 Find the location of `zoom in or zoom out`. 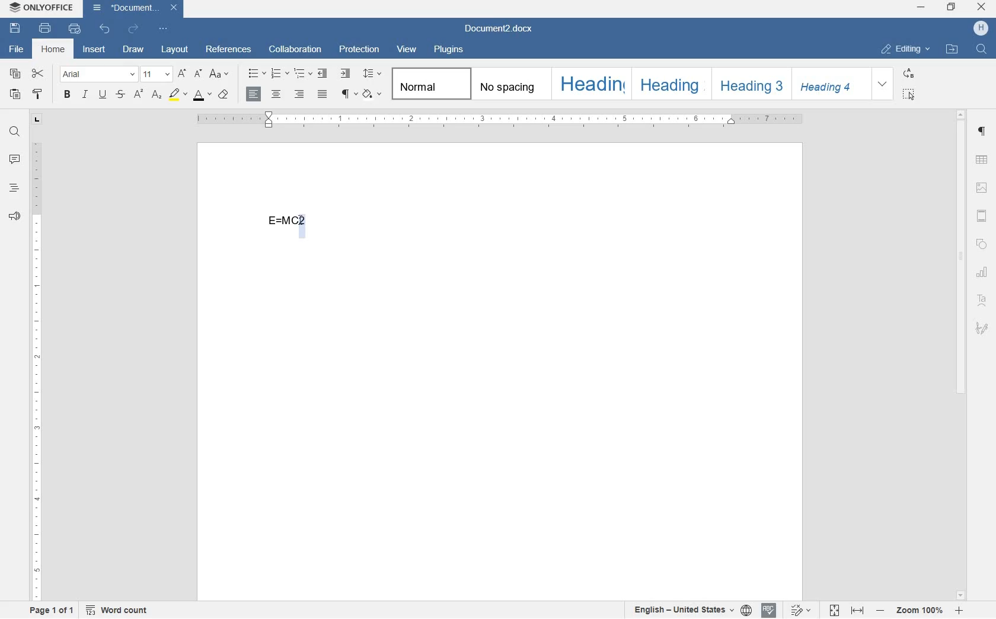

zoom in or zoom out is located at coordinates (918, 611).